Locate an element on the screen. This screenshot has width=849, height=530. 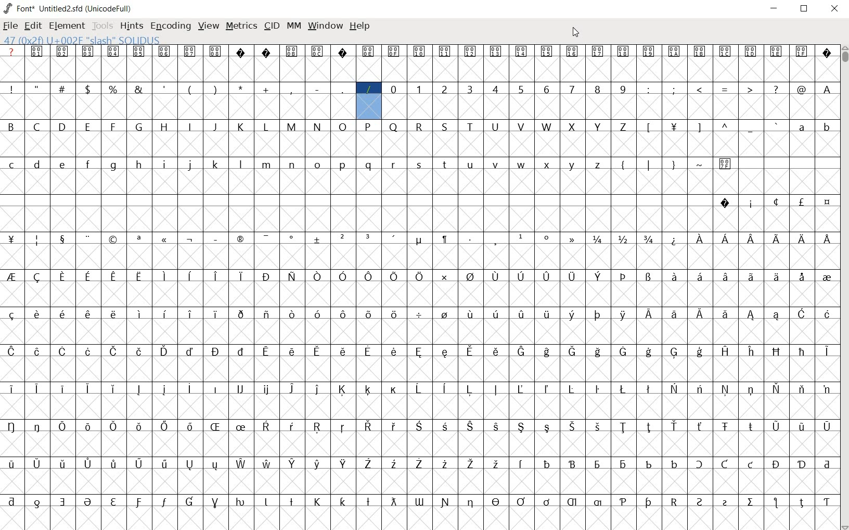
METRICS is located at coordinates (241, 25).